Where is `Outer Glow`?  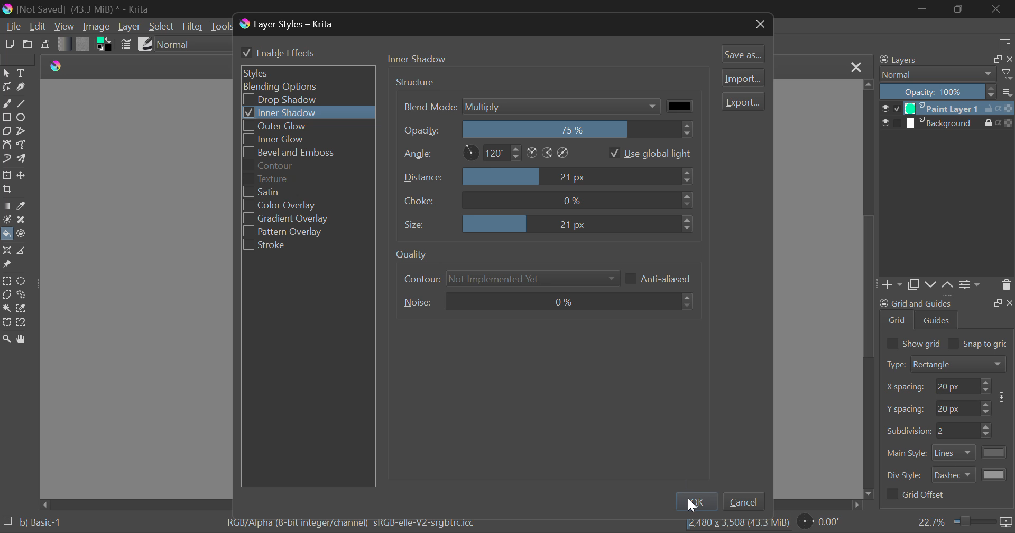
Outer Glow is located at coordinates (304, 126).